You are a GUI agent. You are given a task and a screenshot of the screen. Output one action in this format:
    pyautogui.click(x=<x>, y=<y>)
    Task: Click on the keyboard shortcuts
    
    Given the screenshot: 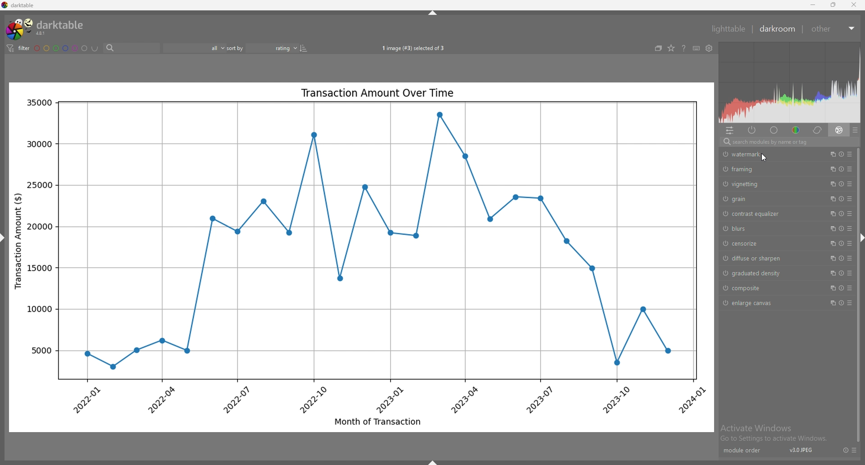 What is the action you would take?
    pyautogui.click(x=696, y=48)
    